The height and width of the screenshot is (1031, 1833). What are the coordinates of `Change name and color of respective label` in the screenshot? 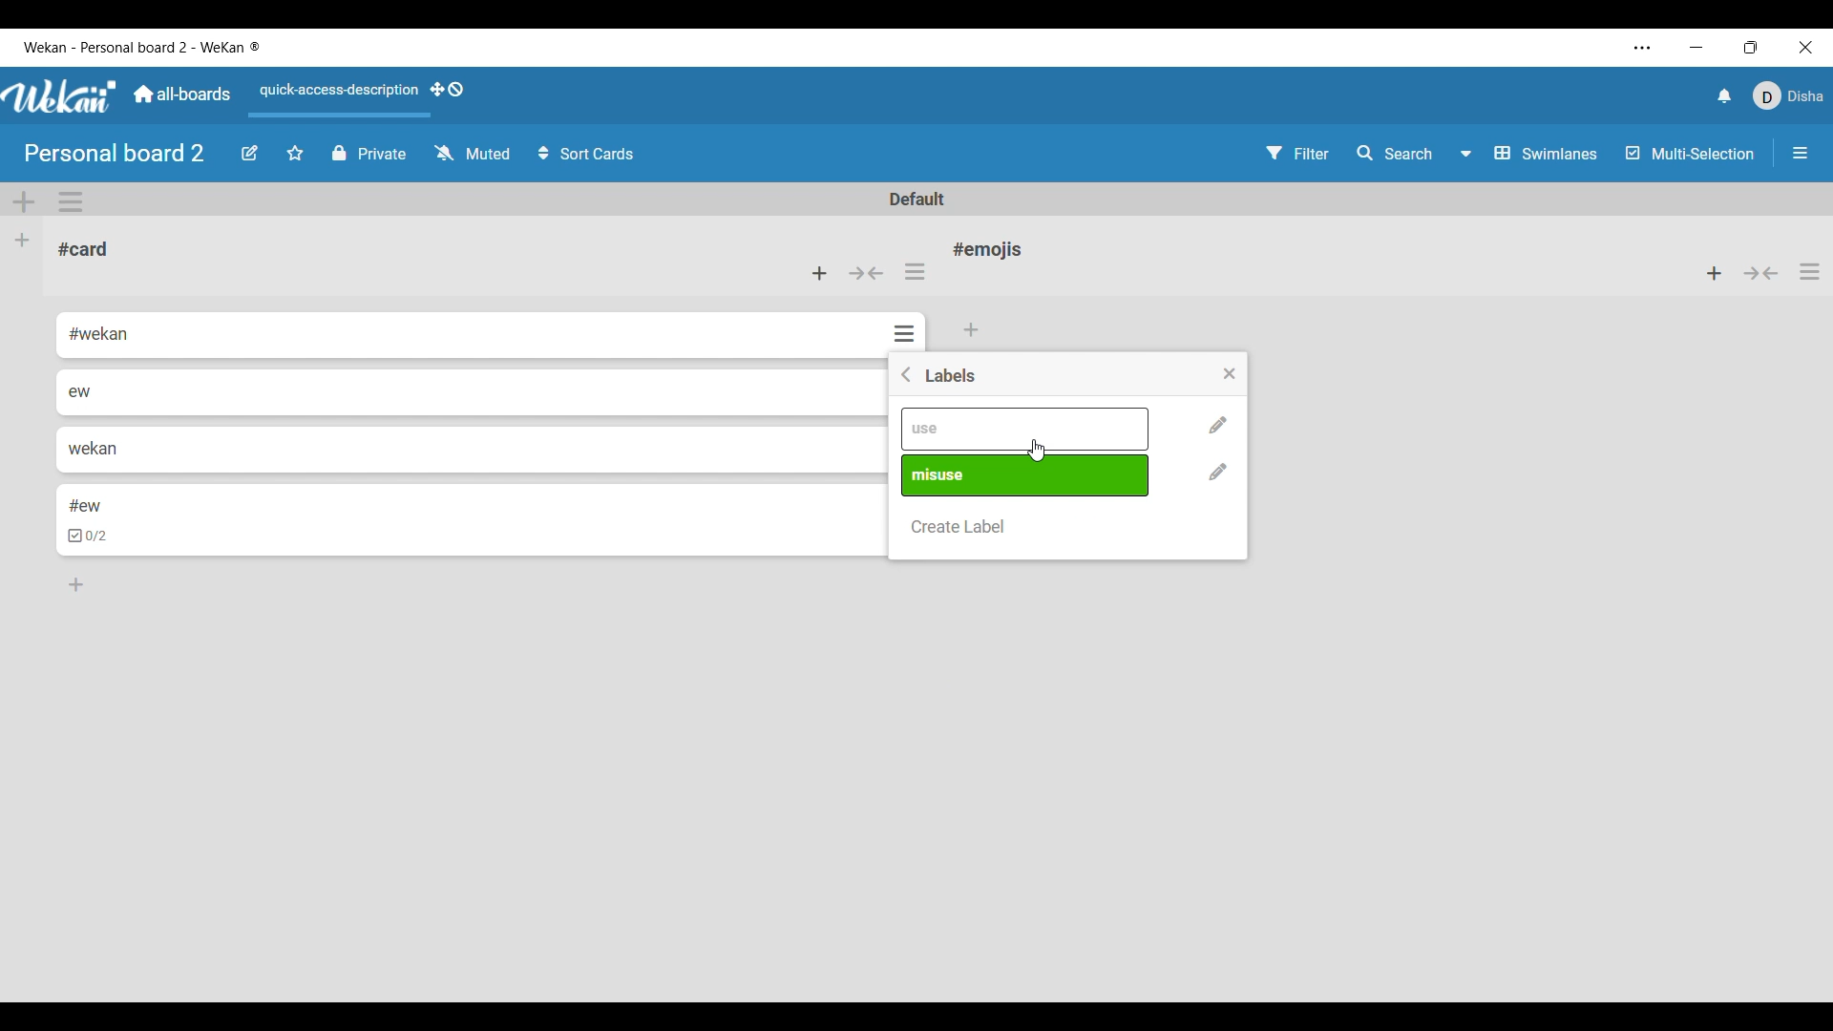 It's located at (1219, 472).